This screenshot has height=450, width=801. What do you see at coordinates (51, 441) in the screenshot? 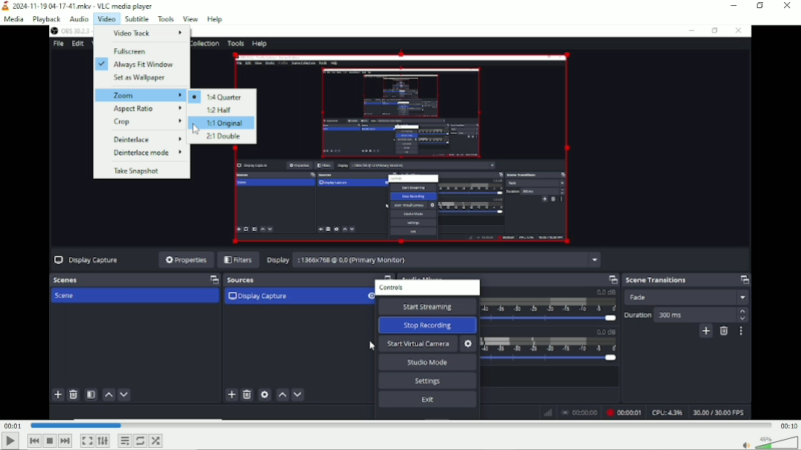
I see `Stop playlist` at bounding box center [51, 441].